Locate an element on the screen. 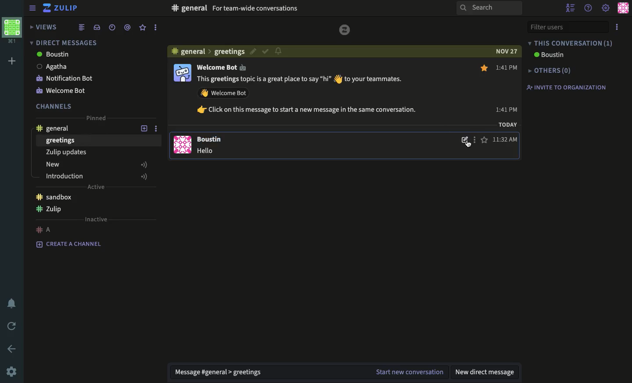  1:41 PM is located at coordinates (507, 88).